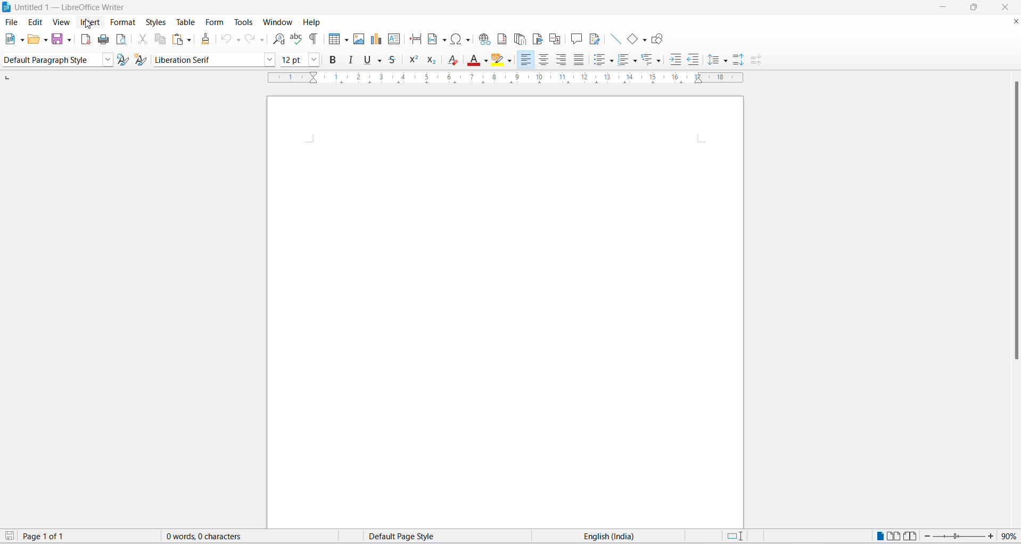  What do you see at coordinates (294, 59) in the screenshot?
I see `font size` at bounding box center [294, 59].